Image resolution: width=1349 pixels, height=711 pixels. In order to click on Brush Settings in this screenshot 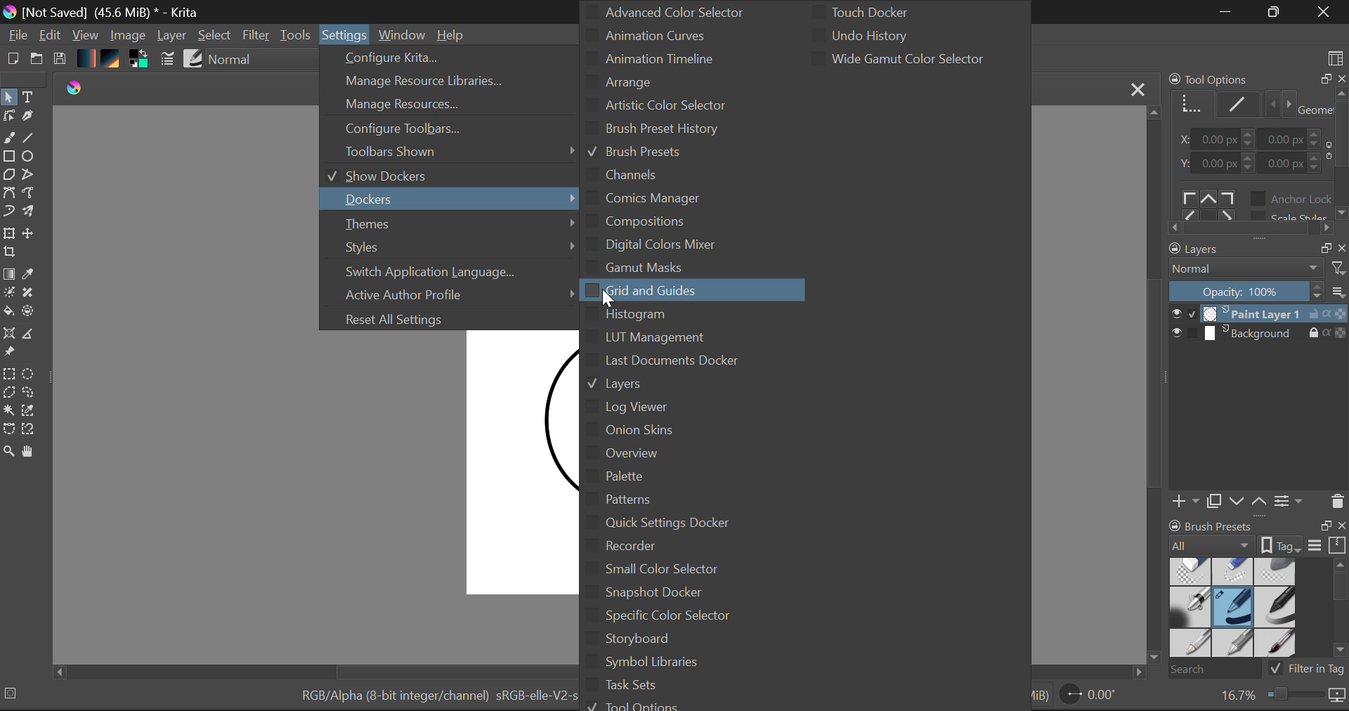, I will do `click(167, 60)`.